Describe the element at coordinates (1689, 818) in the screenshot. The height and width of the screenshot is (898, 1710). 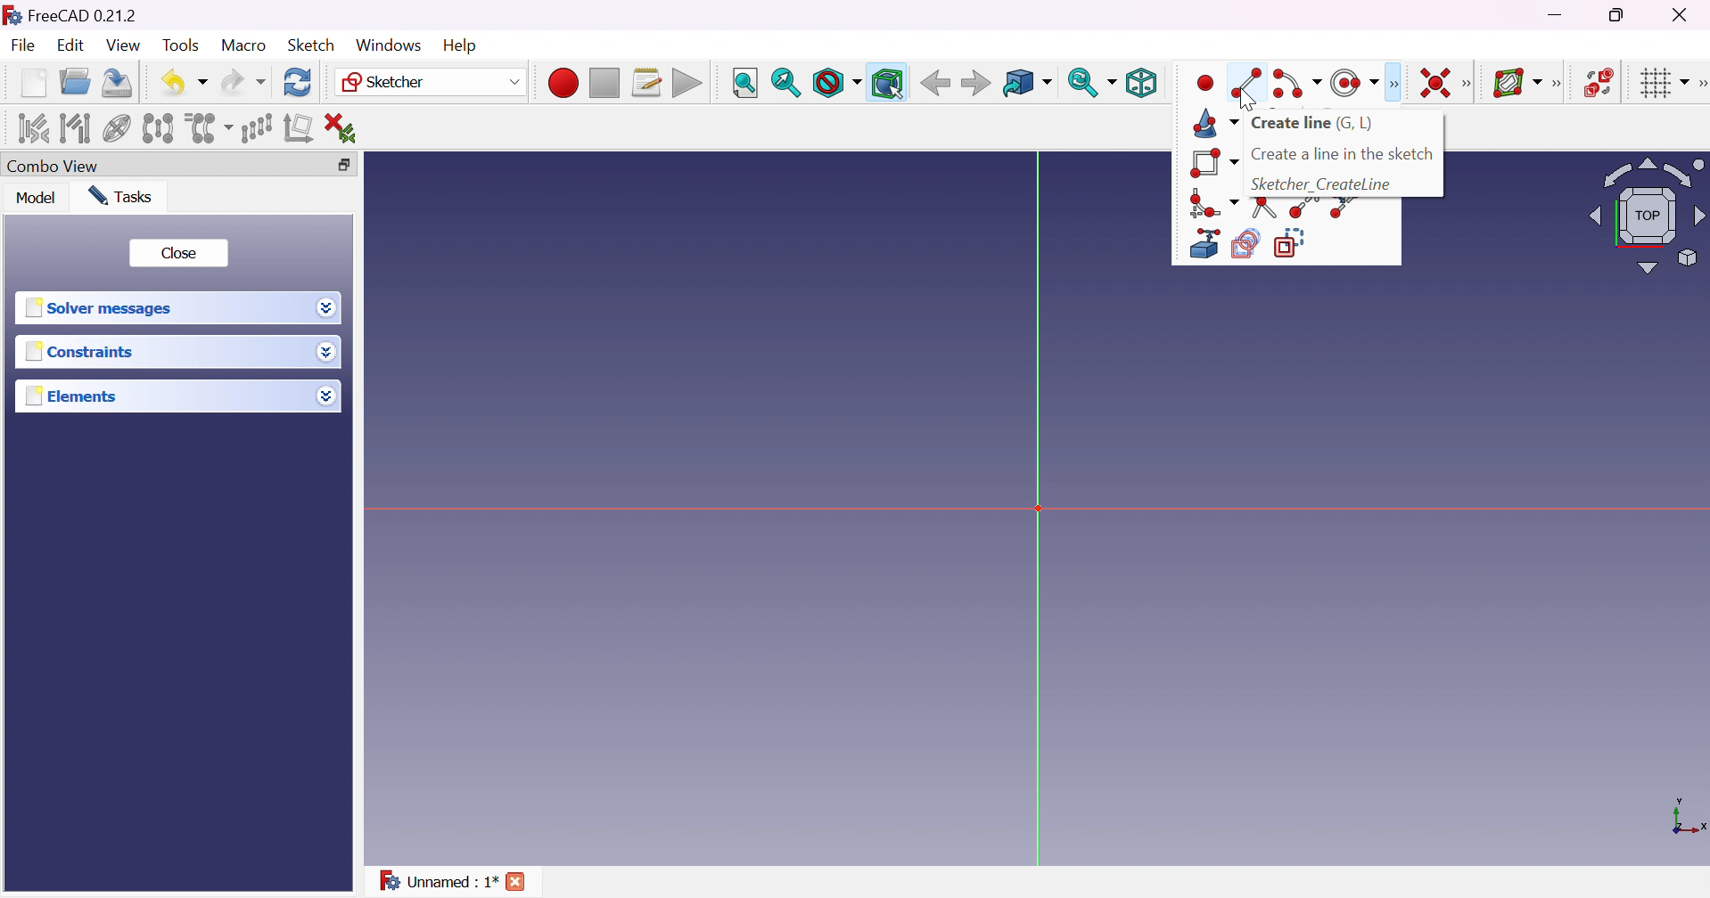
I see `x, y plane` at that location.